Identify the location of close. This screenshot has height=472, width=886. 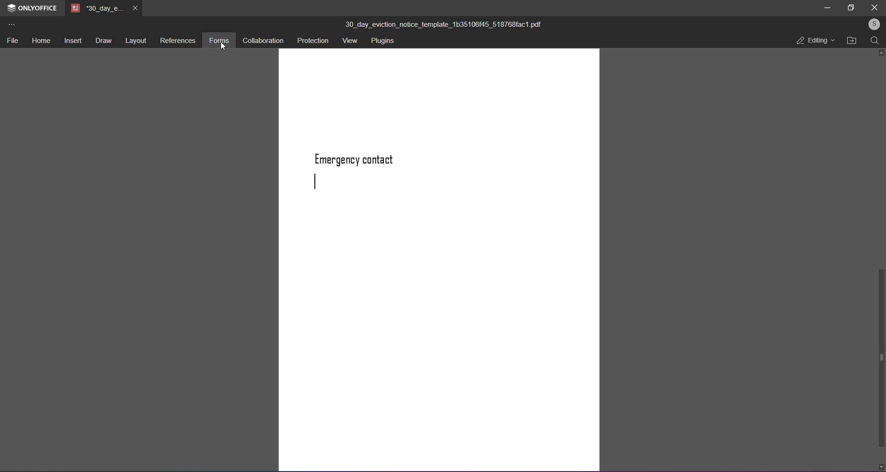
(874, 8).